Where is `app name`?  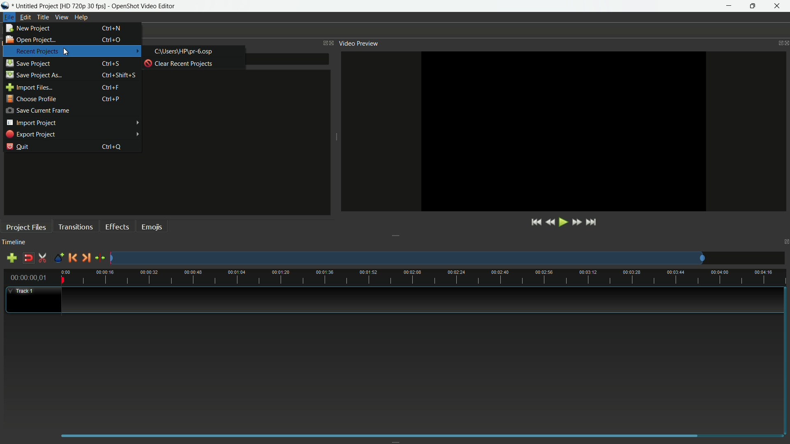
app name is located at coordinates (144, 6).